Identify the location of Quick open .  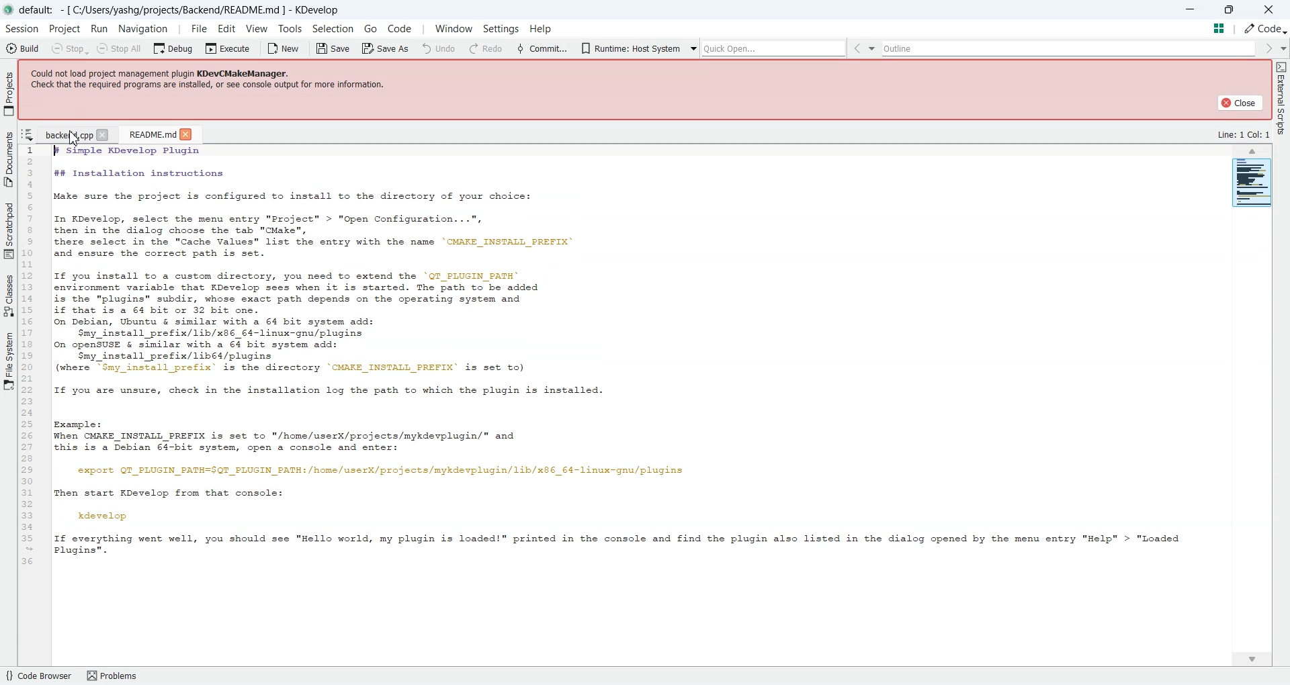
(575, 48).